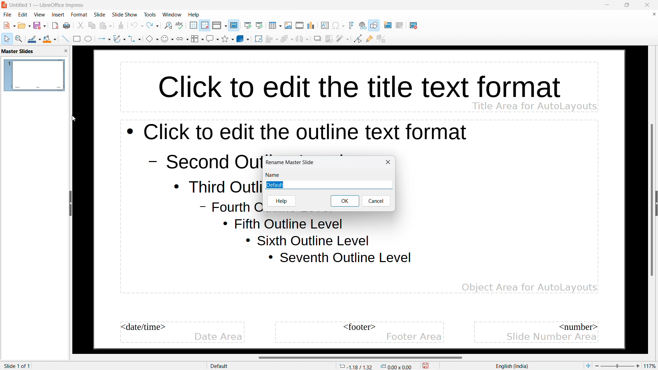 This screenshot has height=370, width=658. Describe the element at coordinates (588, 366) in the screenshot. I see `fit to page` at that location.